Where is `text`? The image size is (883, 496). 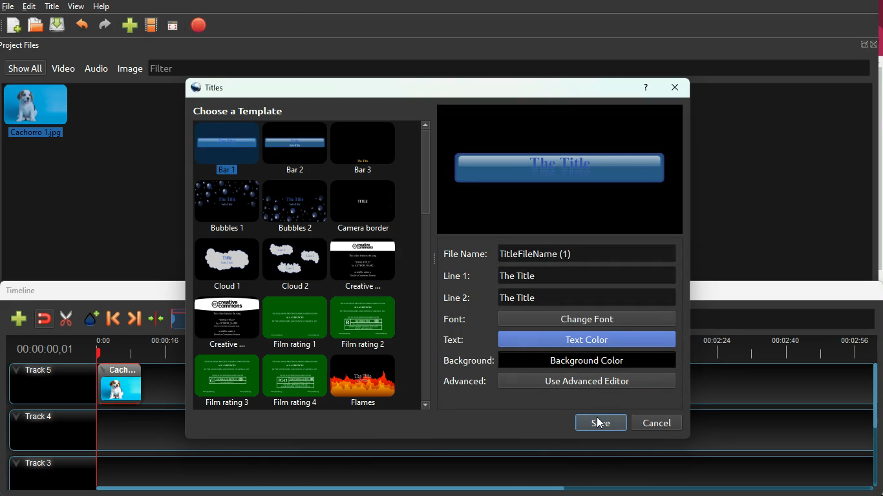
text is located at coordinates (558, 340).